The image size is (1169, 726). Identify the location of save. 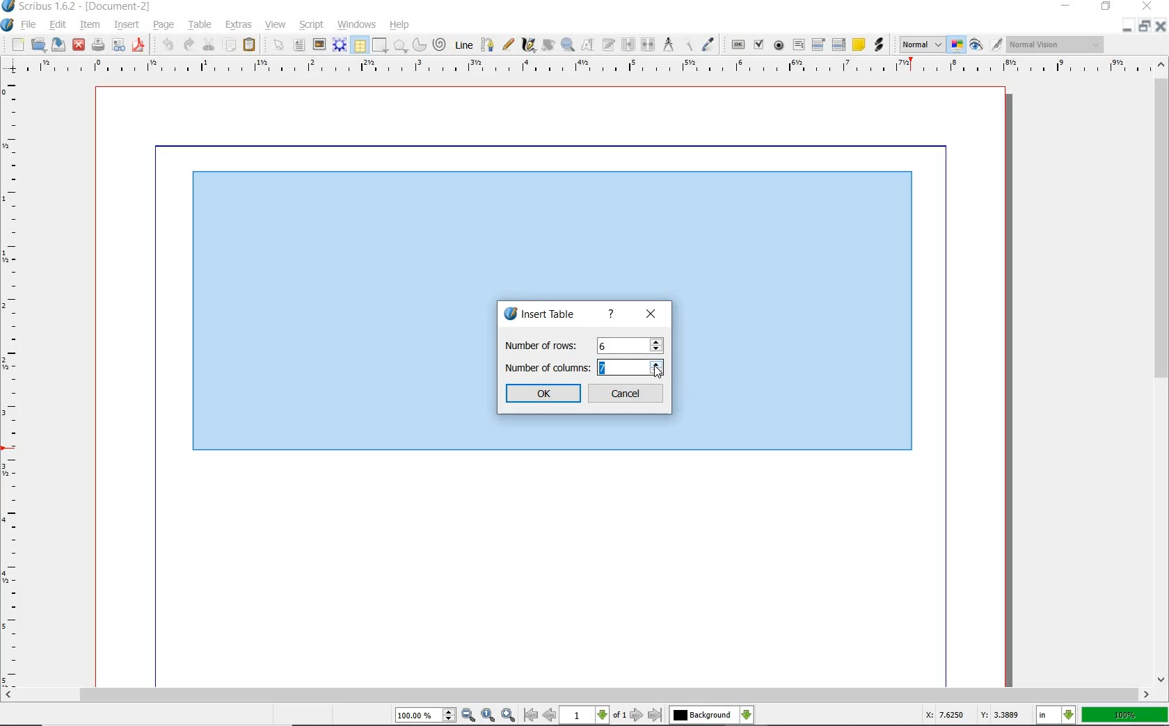
(58, 46).